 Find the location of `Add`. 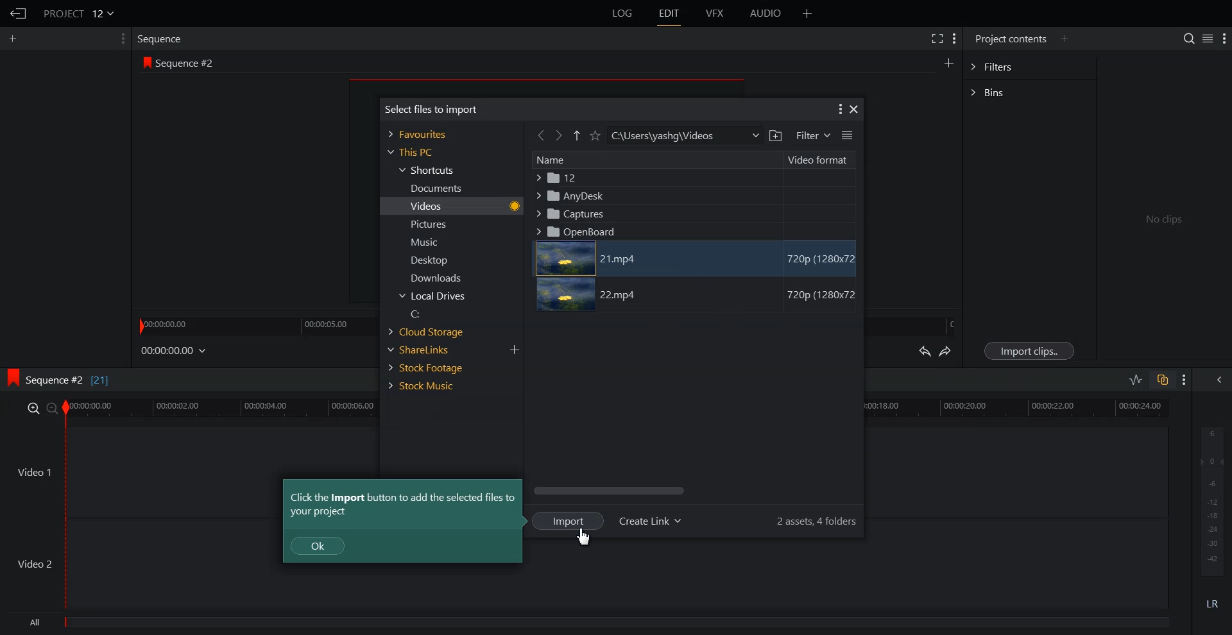

Add is located at coordinates (514, 350).